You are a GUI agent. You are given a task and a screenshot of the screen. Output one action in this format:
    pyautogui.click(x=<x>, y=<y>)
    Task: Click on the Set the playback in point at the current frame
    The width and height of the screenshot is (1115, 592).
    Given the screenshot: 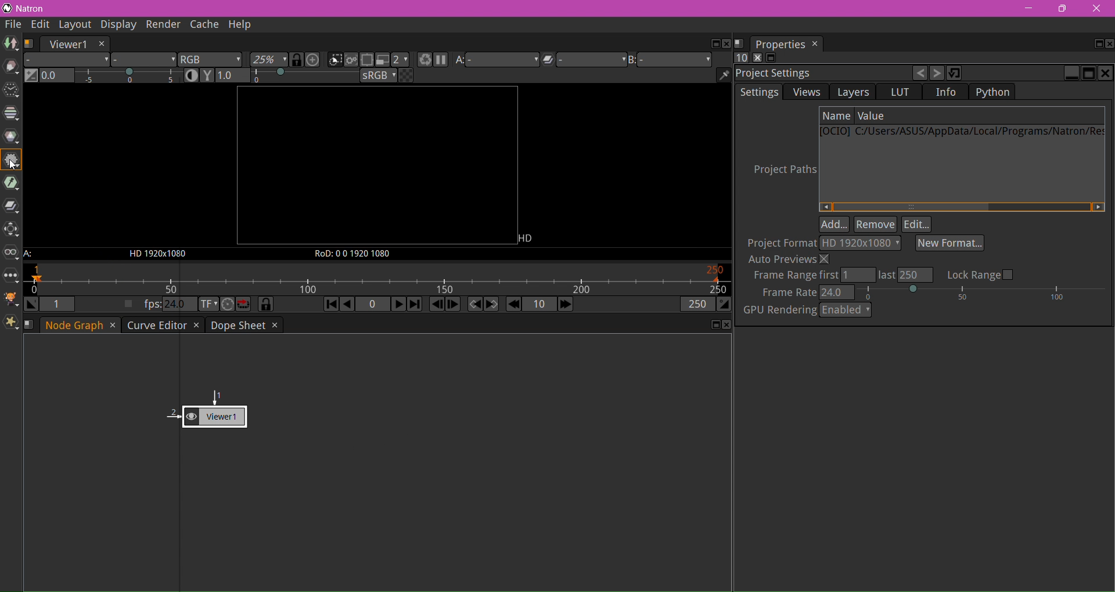 What is the action you would take?
    pyautogui.click(x=32, y=305)
    